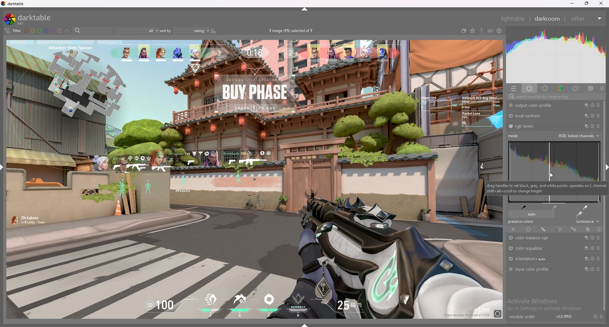 The width and height of the screenshot is (609, 327). Describe the element at coordinates (67, 31) in the screenshot. I see `including color labels` at that location.